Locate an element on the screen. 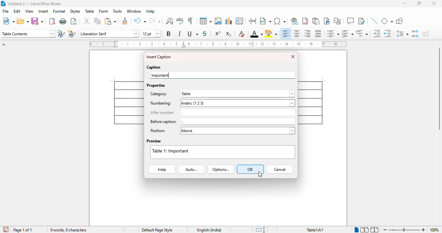 This screenshot has height=233, width=442. numbering: arabic (1, 2, 3) is located at coordinates (222, 103).